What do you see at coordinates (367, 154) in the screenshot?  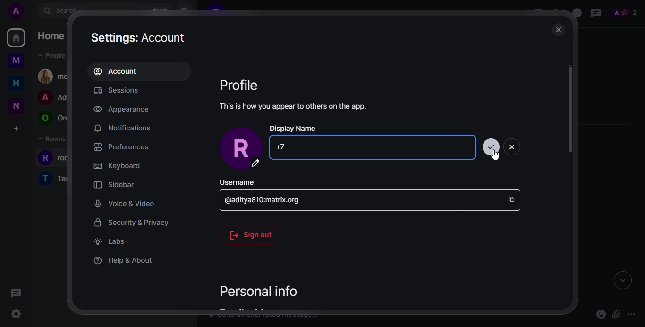 I see `Dispay name space` at bounding box center [367, 154].